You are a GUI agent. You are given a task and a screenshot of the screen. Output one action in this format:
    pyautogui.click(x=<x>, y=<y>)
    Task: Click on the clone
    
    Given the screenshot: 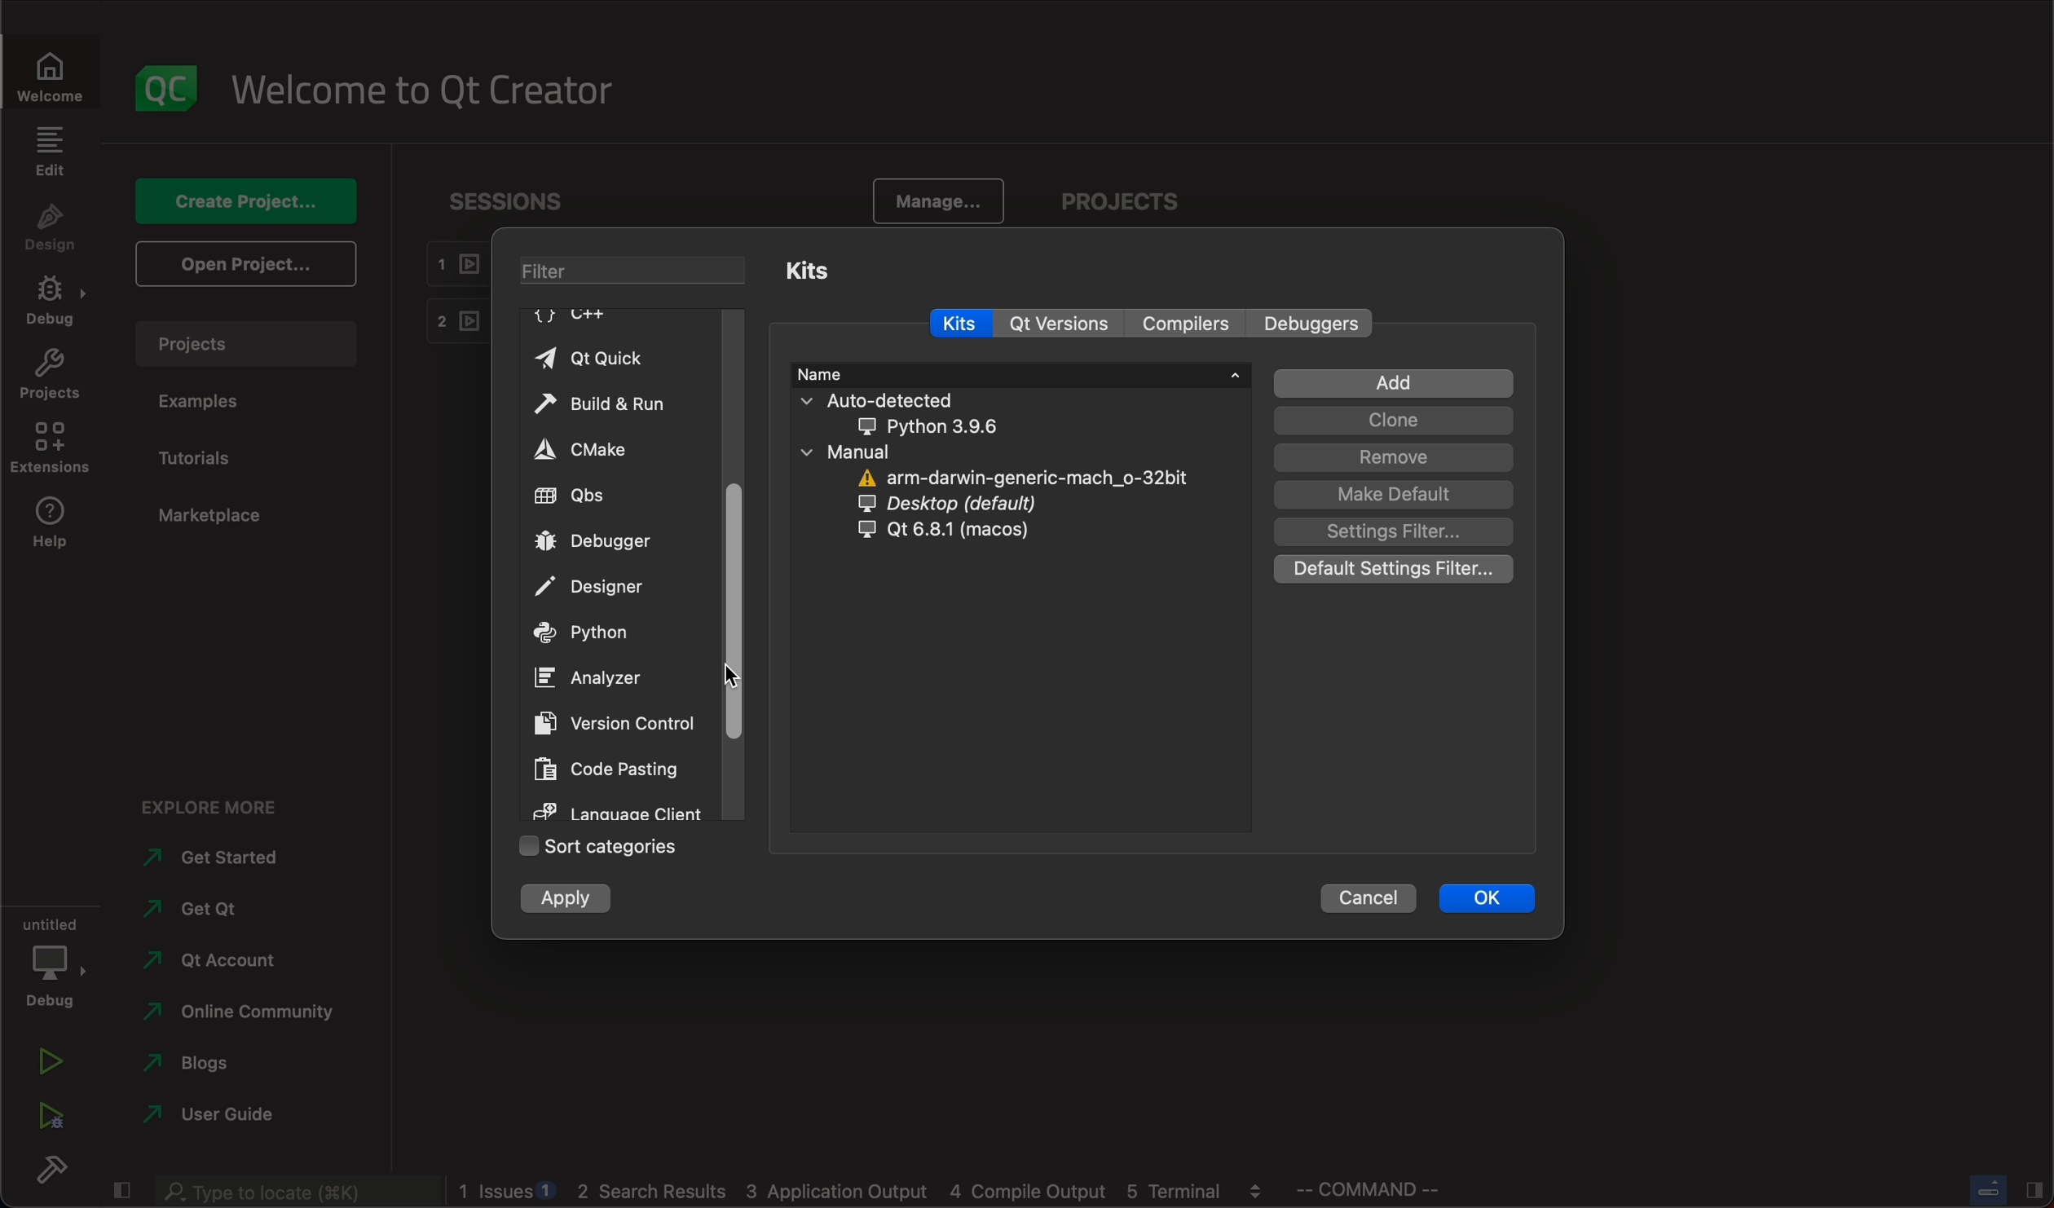 What is the action you would take?
    pyautogui.click(x=1393, y=421)
    